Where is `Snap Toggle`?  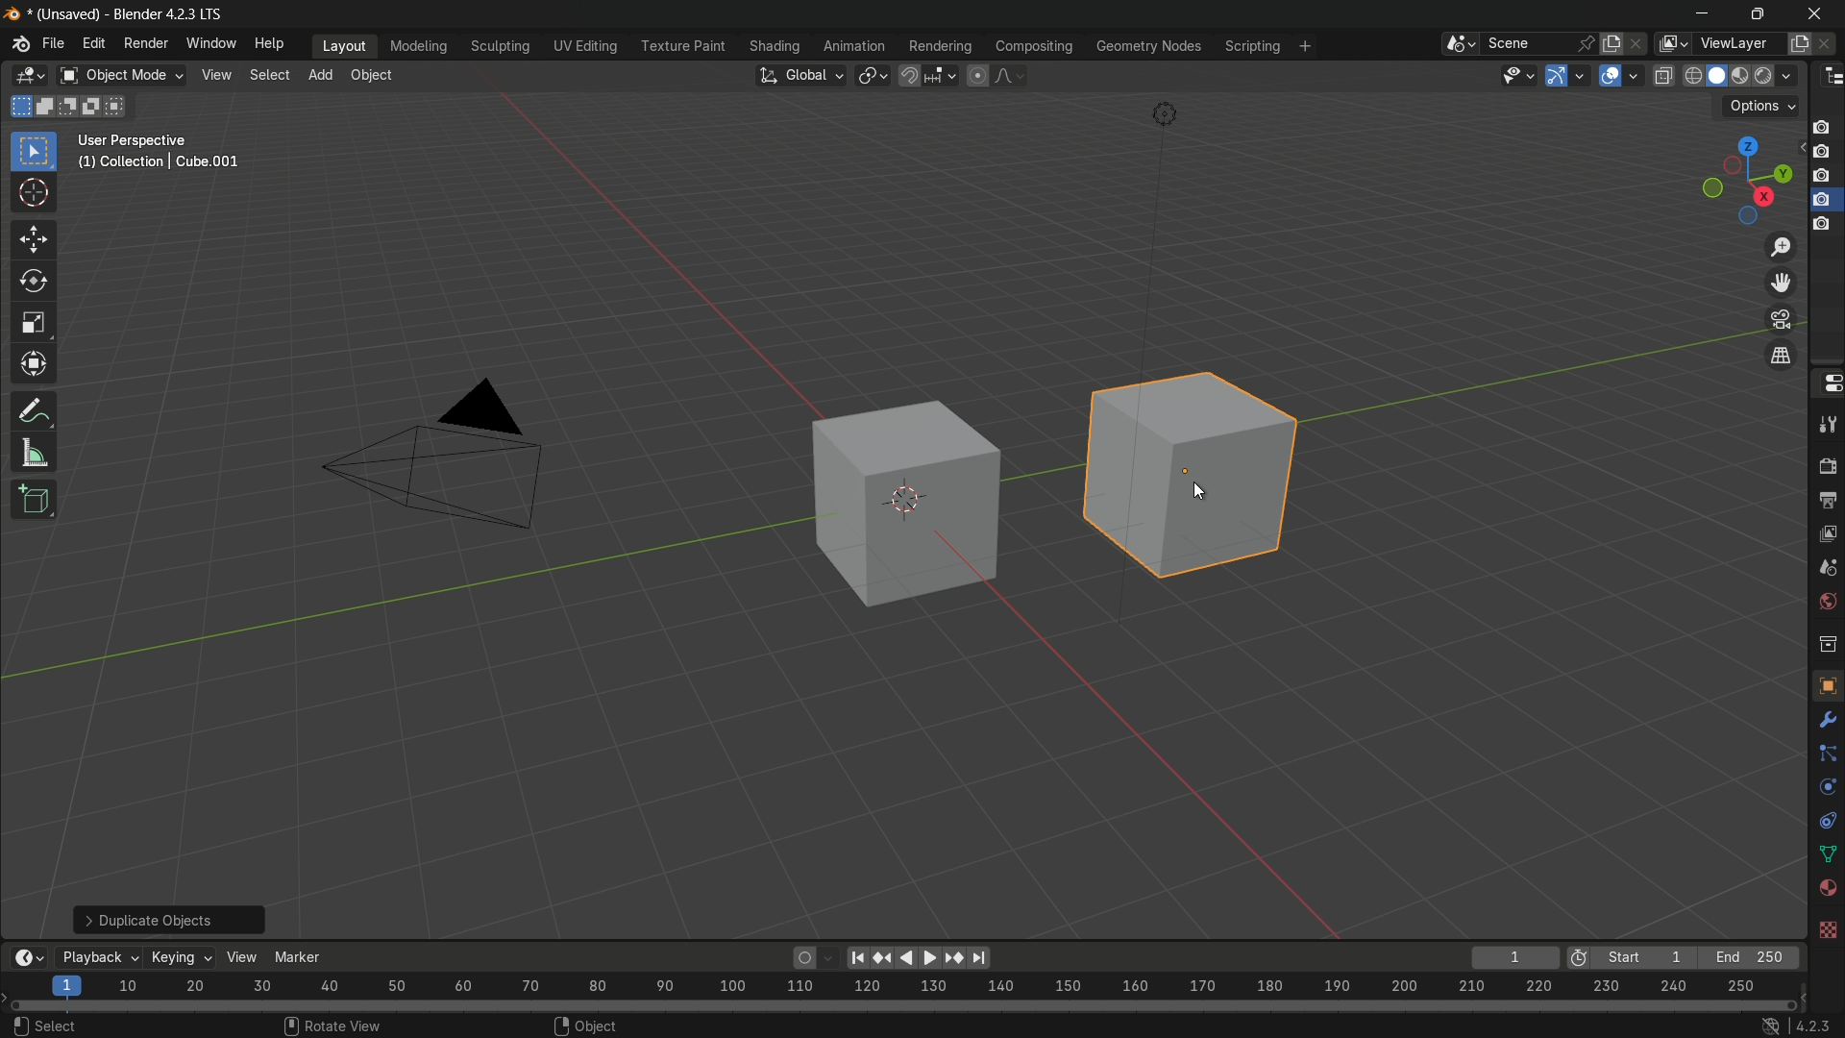 Snap Toggle is located at coordinates (742, 1024).